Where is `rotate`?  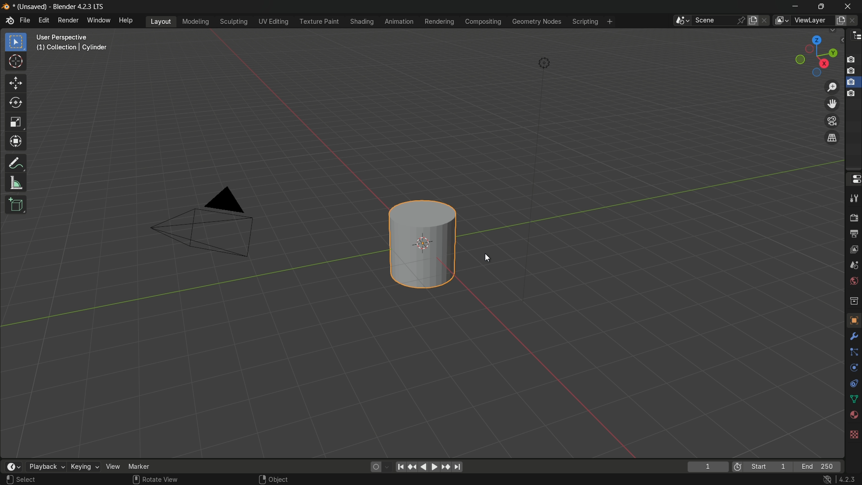
rotate is located at coordinates (16, 104).